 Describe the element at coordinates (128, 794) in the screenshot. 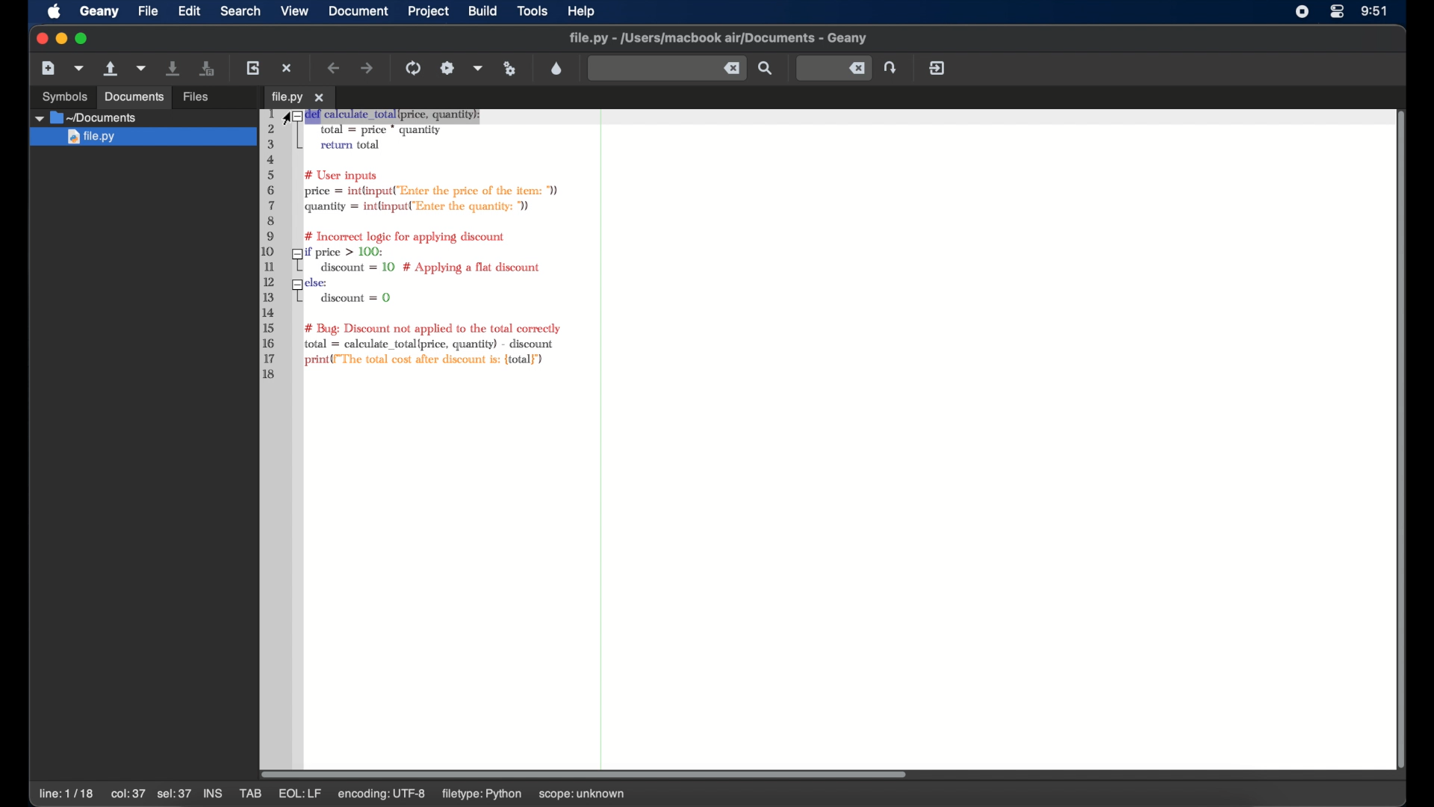

I see `col:37` at that location.